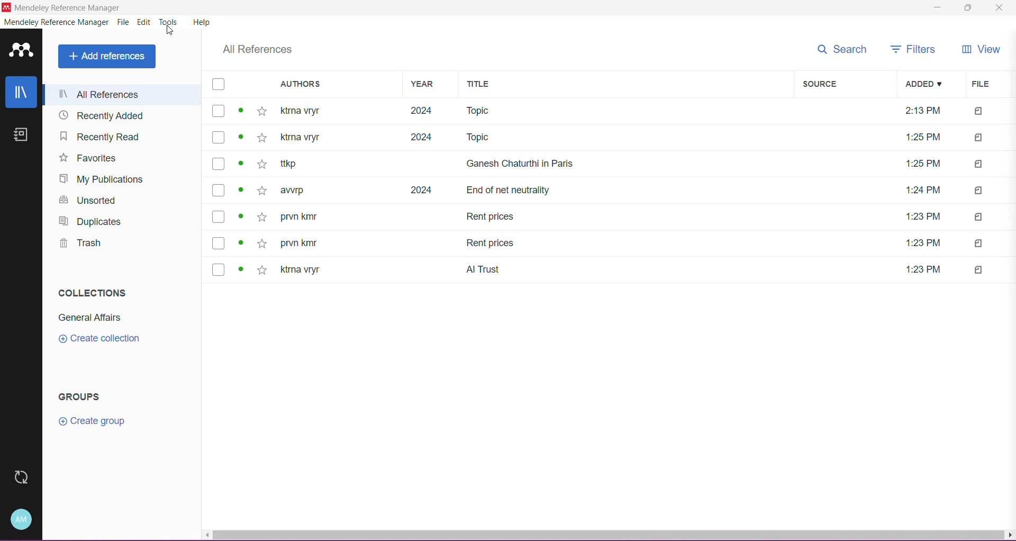 Image resolution: width=1016 pixels, height=541 pixels. Describe the element at coordinates (219, 269) in the screenshot. I see `checkbox` at that location.